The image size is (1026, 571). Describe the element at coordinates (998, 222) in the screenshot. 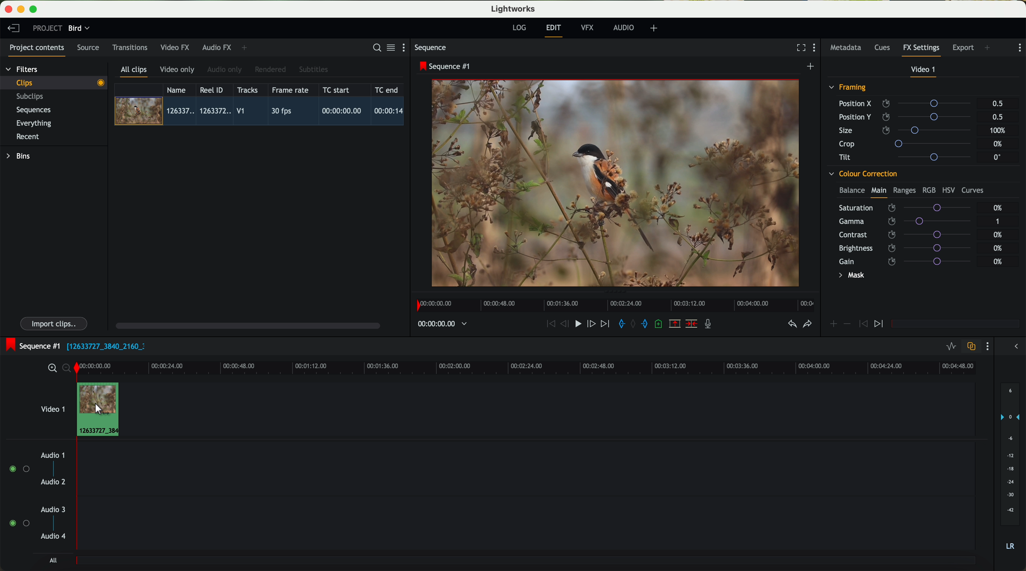

I see `1` at that location.